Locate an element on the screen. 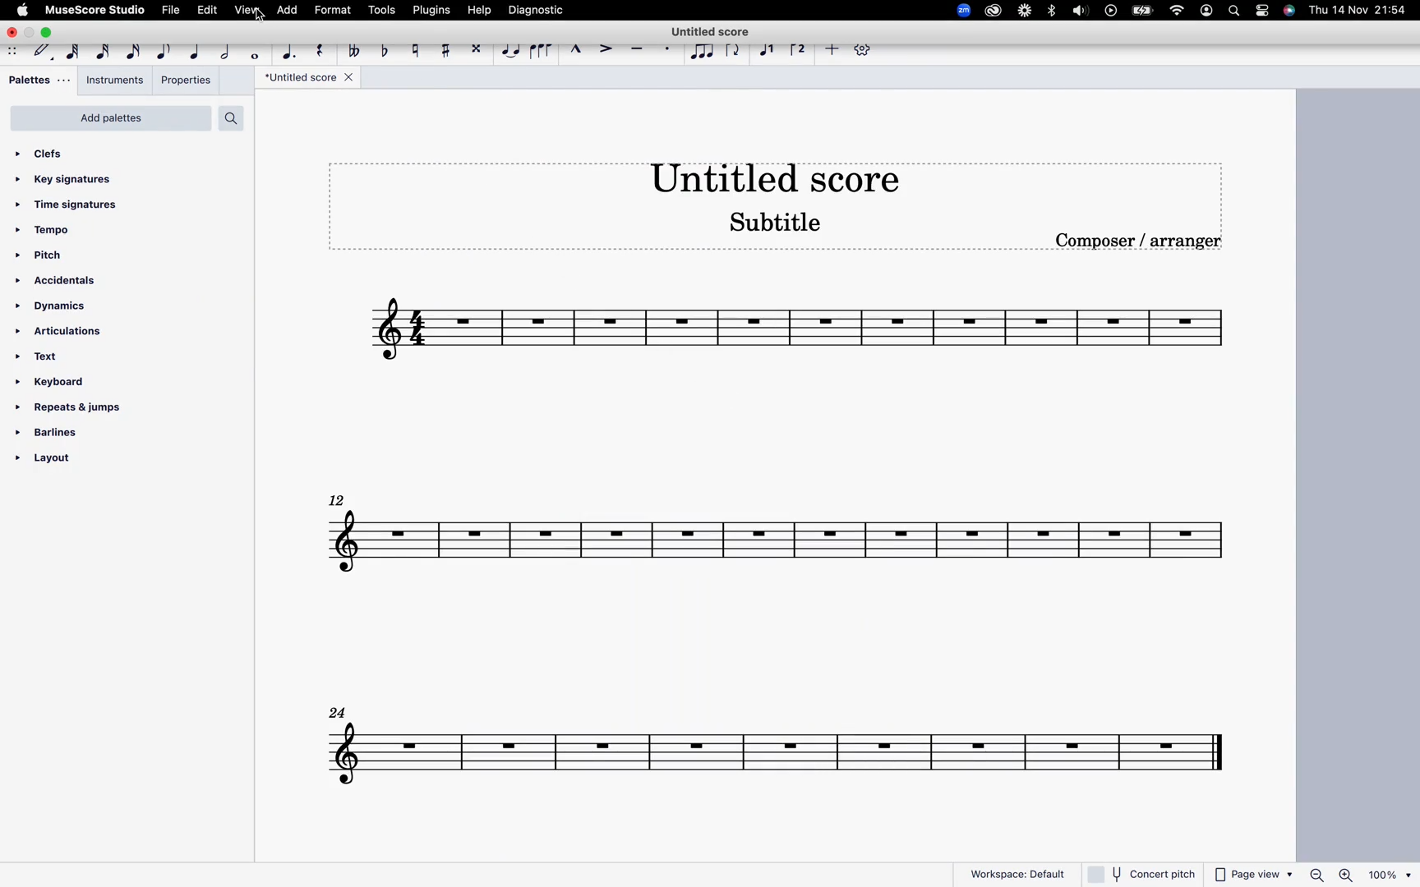 The width and height of the screenshot is (1420, 887). date and time is located at coordinates (1358, 11).